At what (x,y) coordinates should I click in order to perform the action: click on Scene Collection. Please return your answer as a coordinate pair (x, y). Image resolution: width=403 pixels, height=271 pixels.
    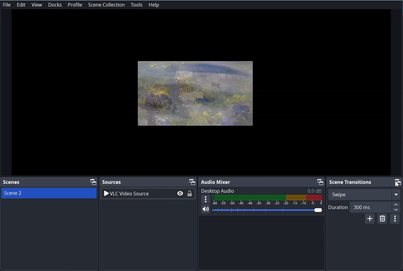
    Looking at the image, I should click on (106, 5).